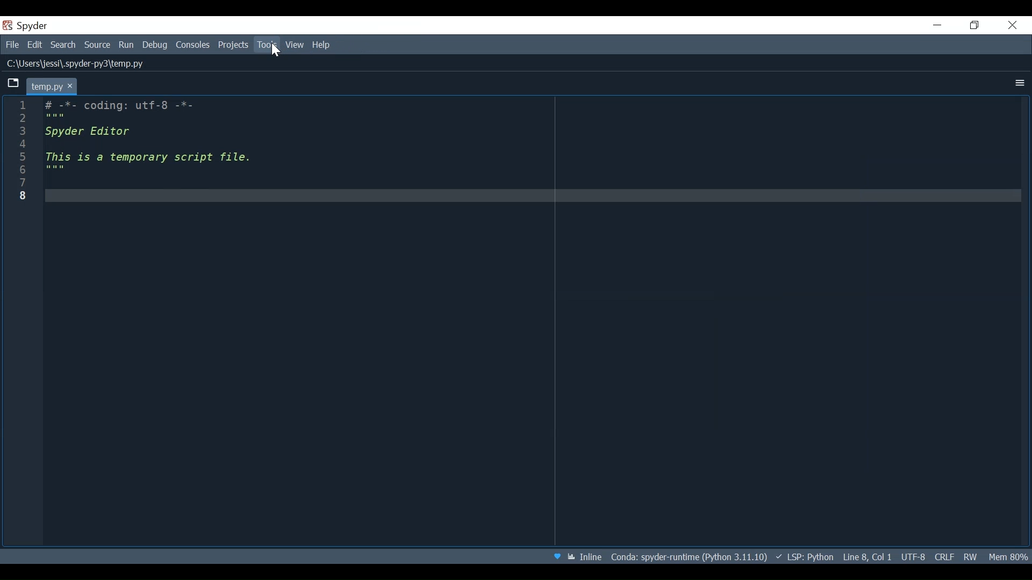 The height and width of the screenshot is (580, 1032). What do you see at coordinates (235, 45) in the screenshot?
I see `Projects` at bounding box center [235, 45].